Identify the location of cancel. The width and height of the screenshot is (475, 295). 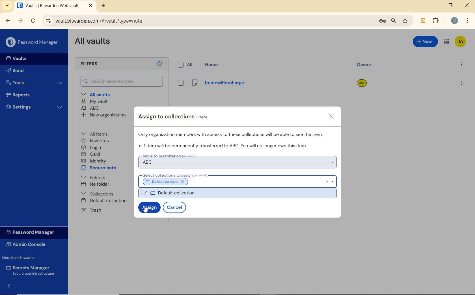
(176, 207).